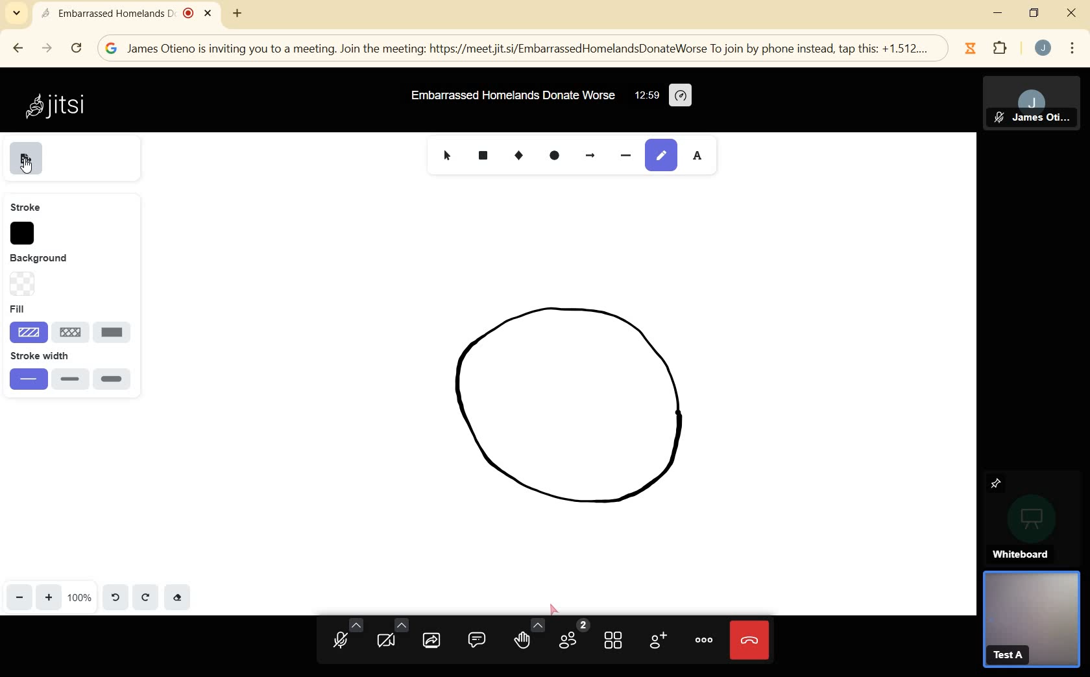  What do you see at coordinates (27, 158) in the screenshot?
I see `EXPORT` at bounding box center [27, 158].